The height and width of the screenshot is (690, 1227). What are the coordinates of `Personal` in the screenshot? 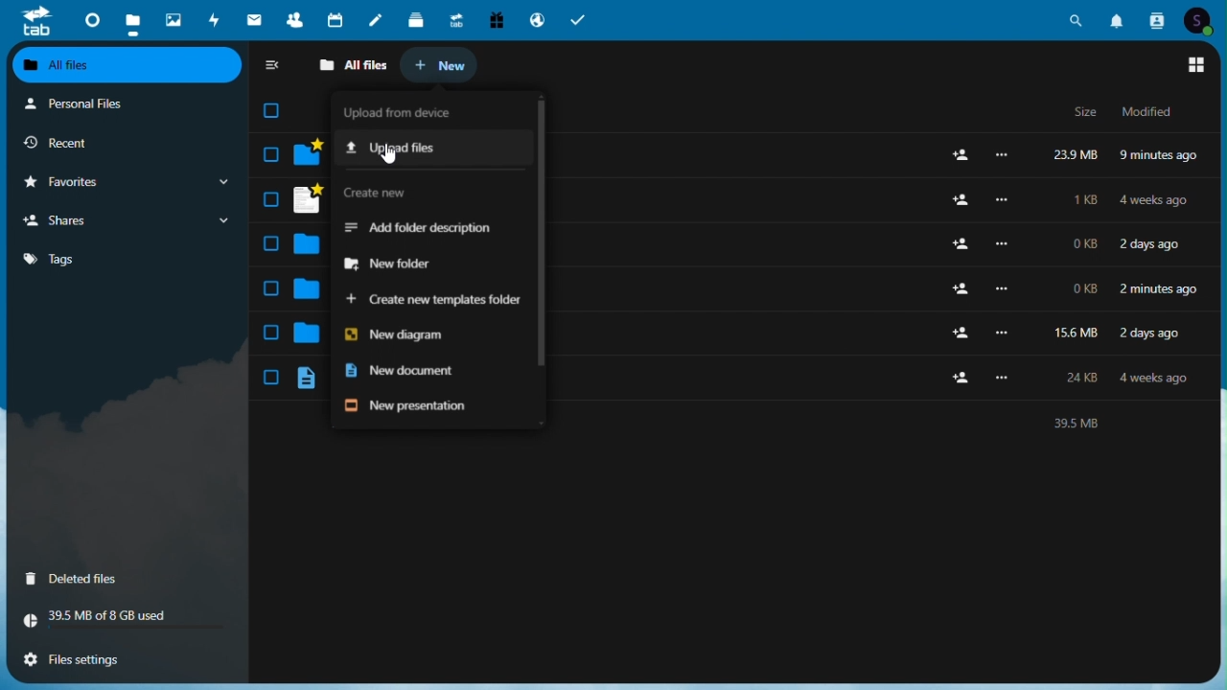 It's located at (122, 103).